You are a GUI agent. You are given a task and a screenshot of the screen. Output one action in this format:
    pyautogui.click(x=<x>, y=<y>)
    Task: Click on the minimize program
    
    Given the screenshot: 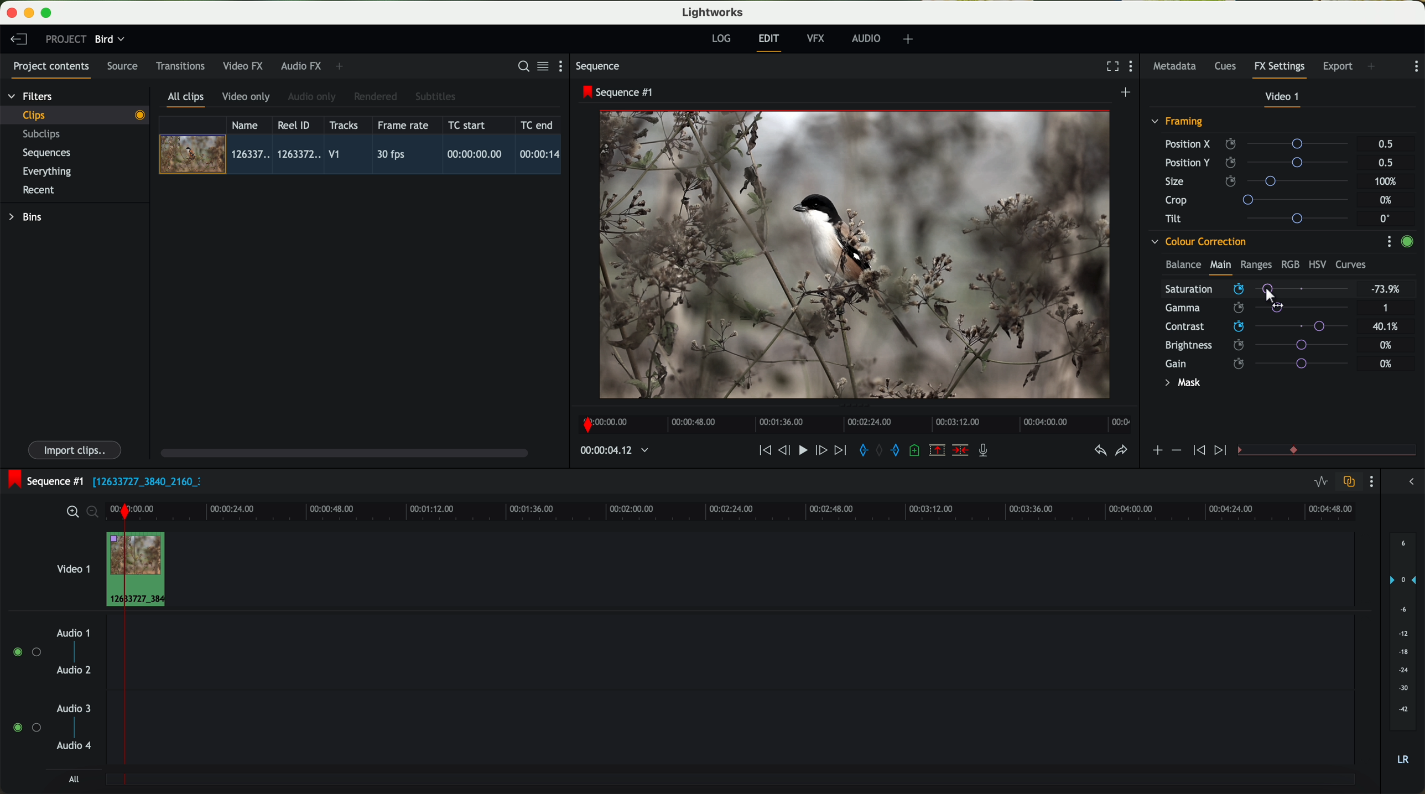 What is the action you would take?
    pyautogui.click(x=31, y=13)
    